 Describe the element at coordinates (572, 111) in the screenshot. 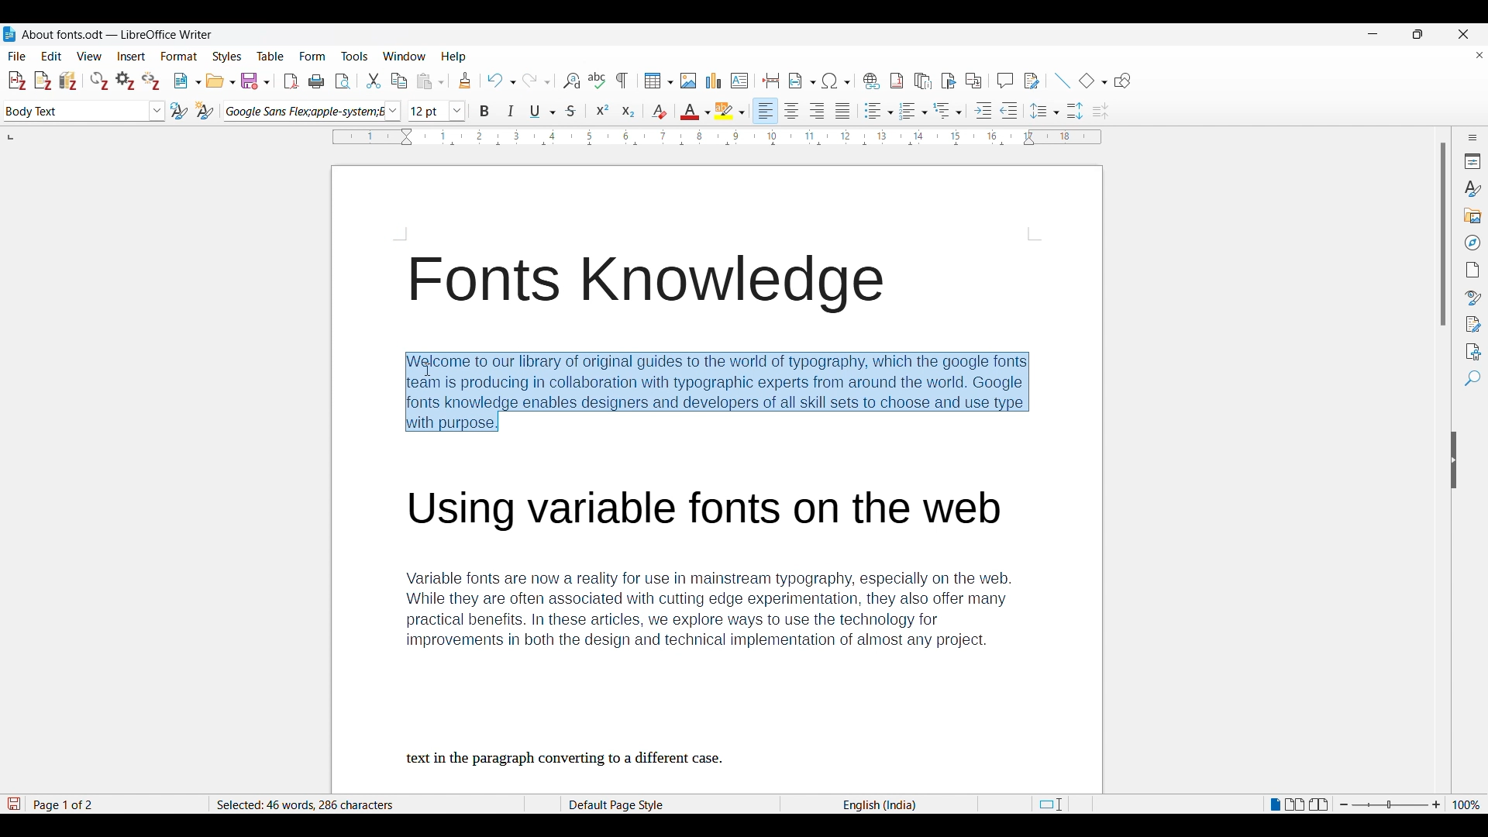

I see `Strike through` at that location.